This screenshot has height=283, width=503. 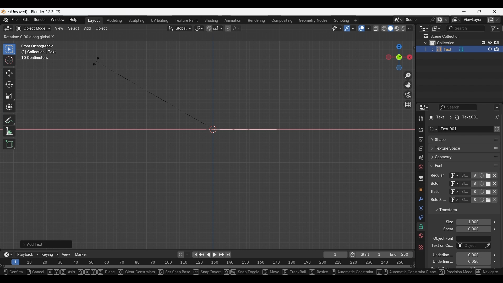 What do you see at coordinates (9, 120) in the screenshot?
I see `Annotate` at bounding box center [9, 120].